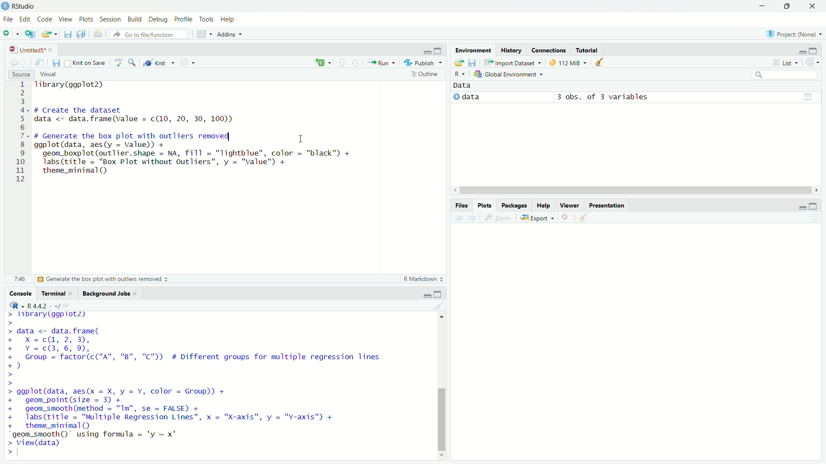  I want to click on maximise, so click(439, 51).